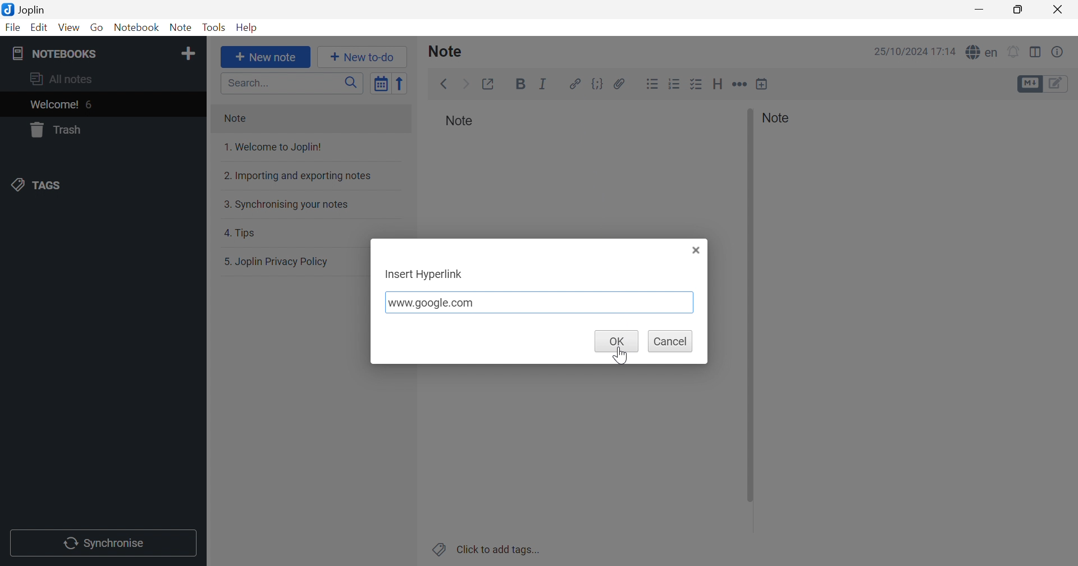  What do you see at coordinates (309, 176) in the screenshot?
I see `2. Importing and exporting notes` at bounding box center [309, 176].